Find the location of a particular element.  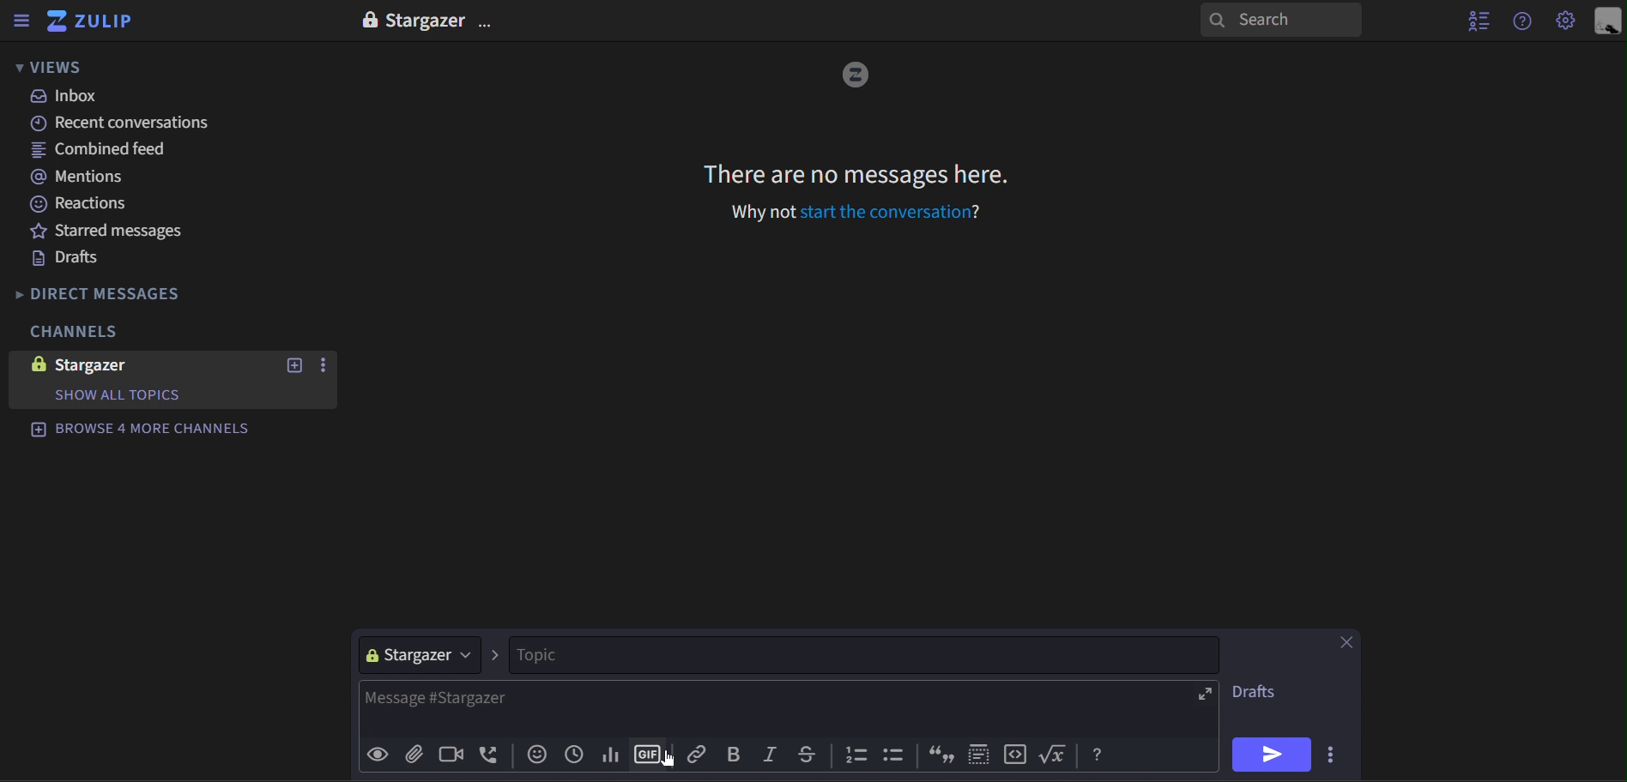

preview is located at coordinates (379, 758).